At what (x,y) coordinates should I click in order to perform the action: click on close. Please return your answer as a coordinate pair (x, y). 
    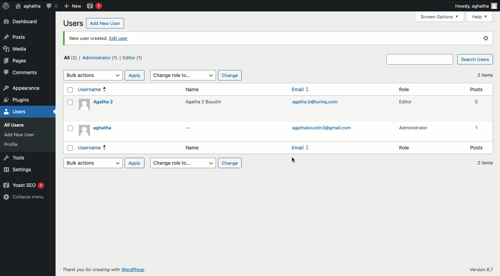
    Looking at the image, I should click on (485, 38).